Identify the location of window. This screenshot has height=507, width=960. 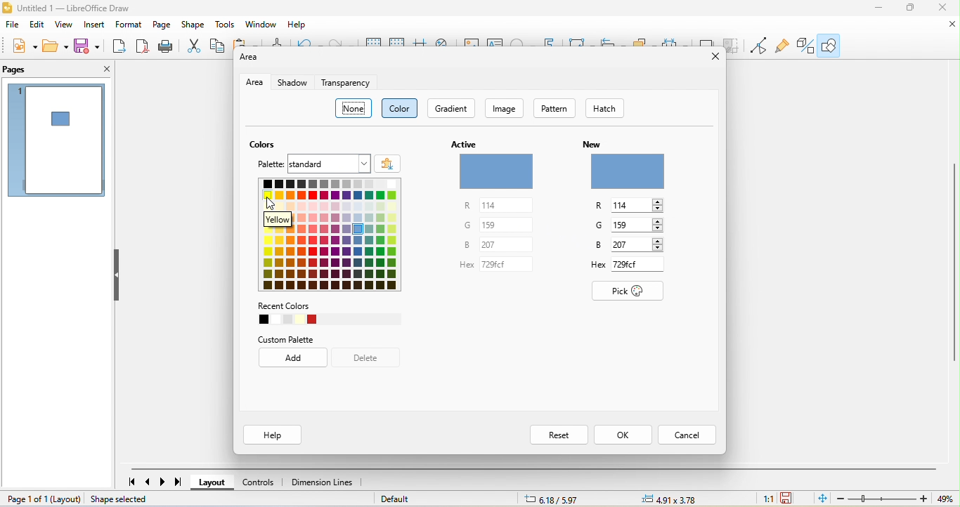
(261, 25).